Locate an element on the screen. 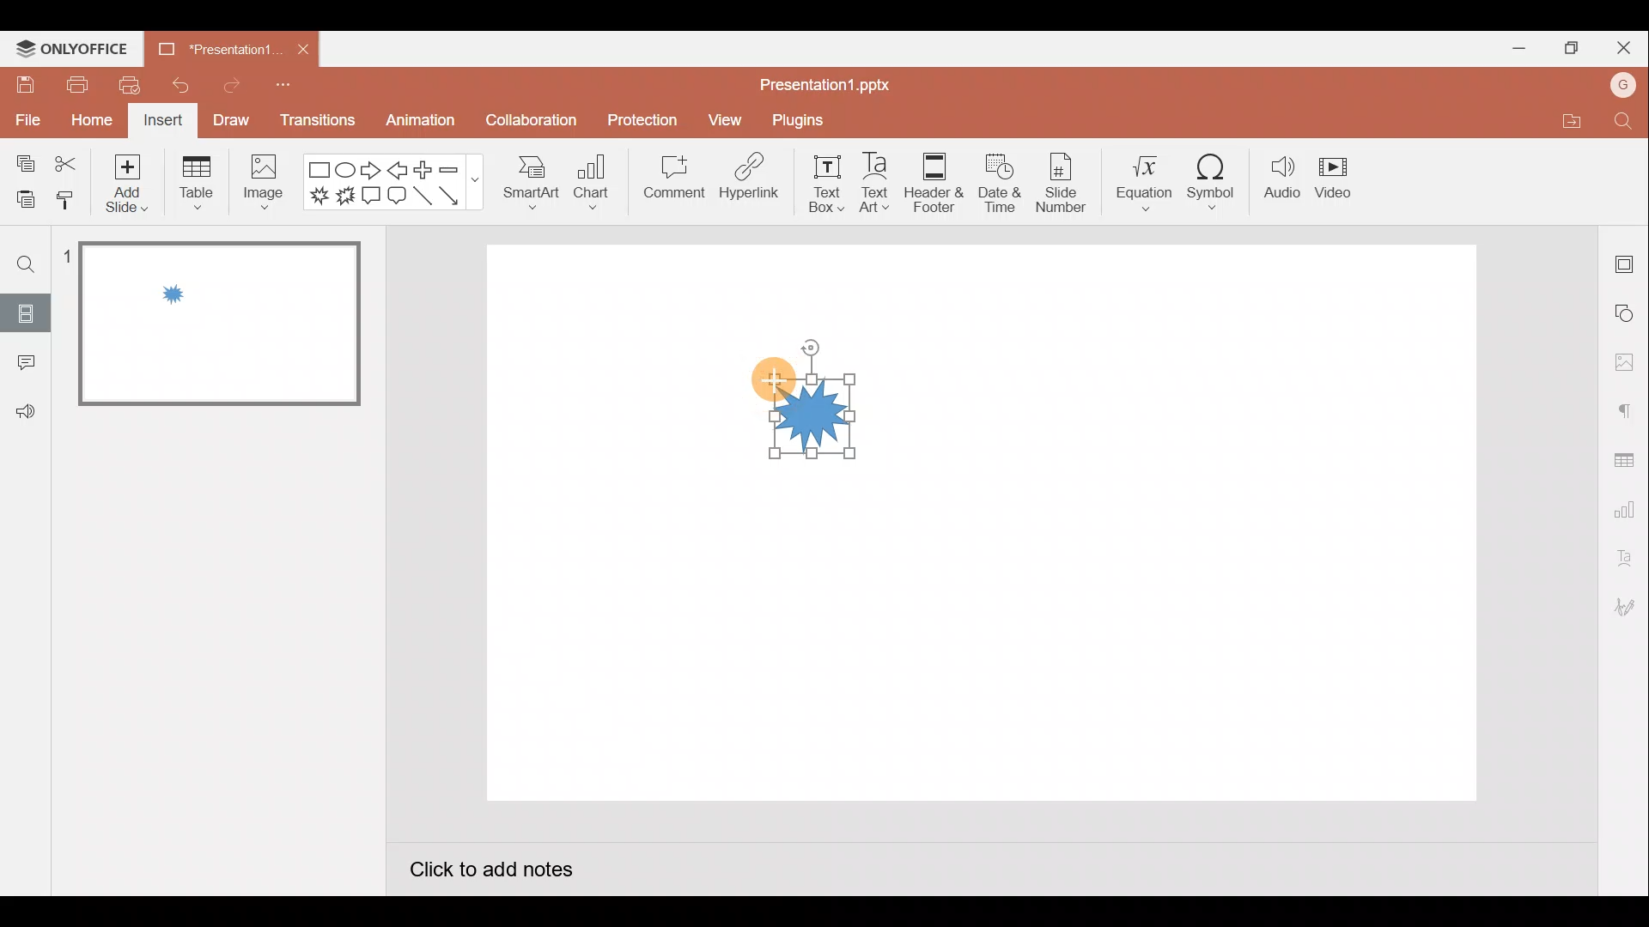  Customize quick access toolbar is located at coordinates (288, 87).